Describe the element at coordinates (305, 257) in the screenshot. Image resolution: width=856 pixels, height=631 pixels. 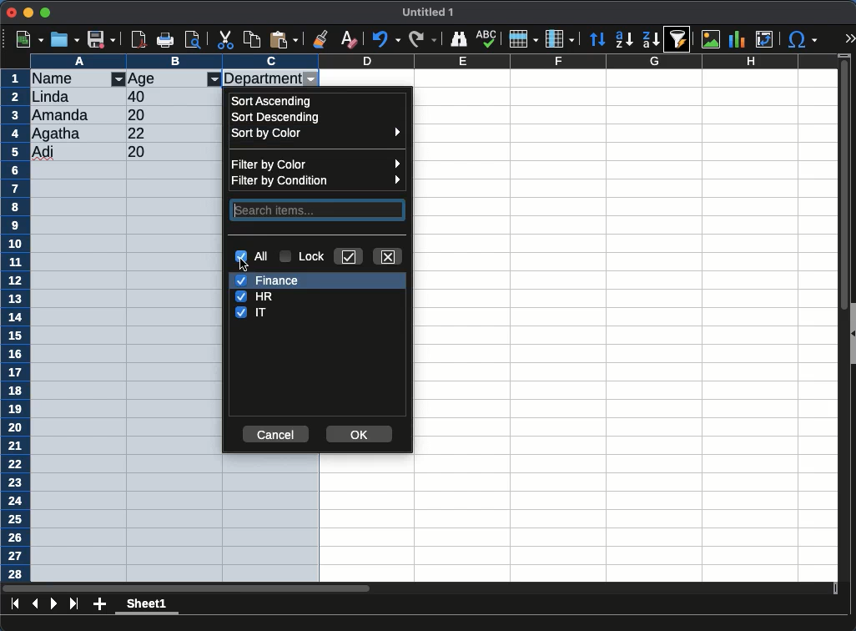
I see `lock` at that location.